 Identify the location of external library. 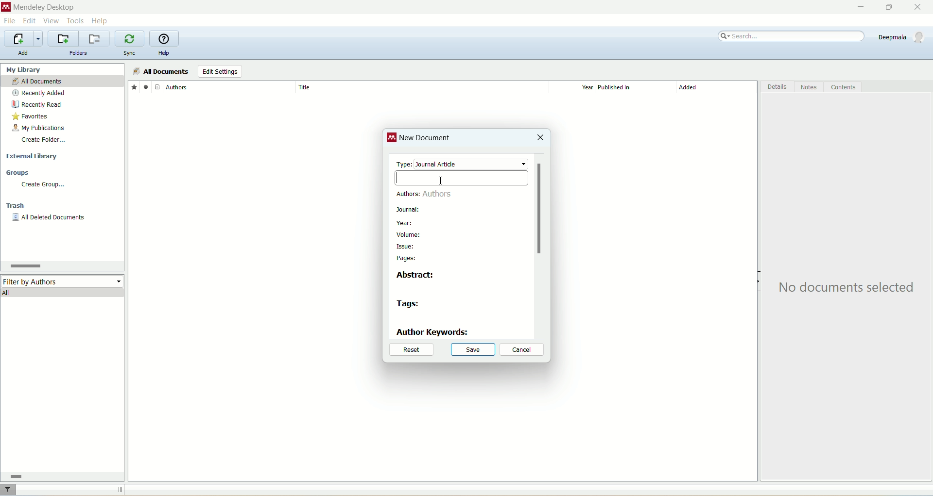
(34, 157).